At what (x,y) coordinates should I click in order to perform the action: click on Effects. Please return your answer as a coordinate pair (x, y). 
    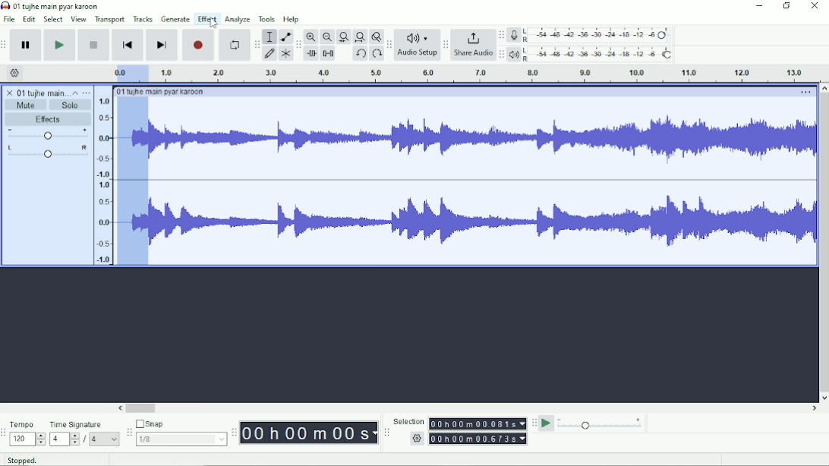
    Looking at the image, I should click on (48, 120).